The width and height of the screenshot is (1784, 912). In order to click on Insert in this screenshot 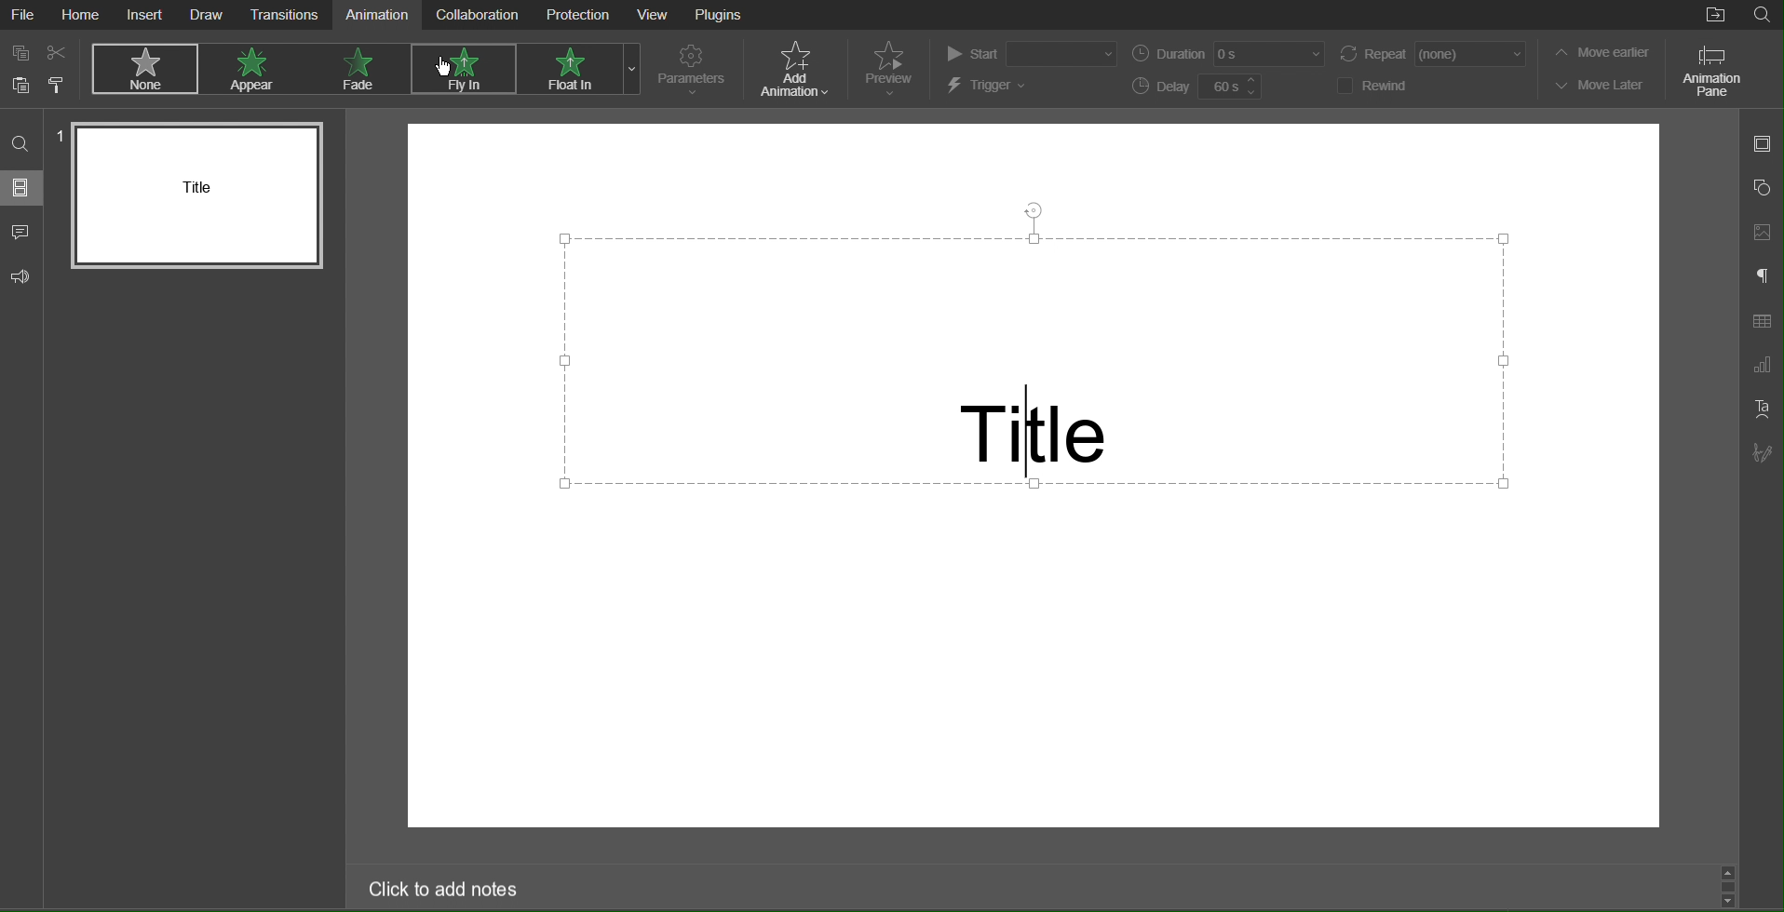, I will do `click(148, 16)`.